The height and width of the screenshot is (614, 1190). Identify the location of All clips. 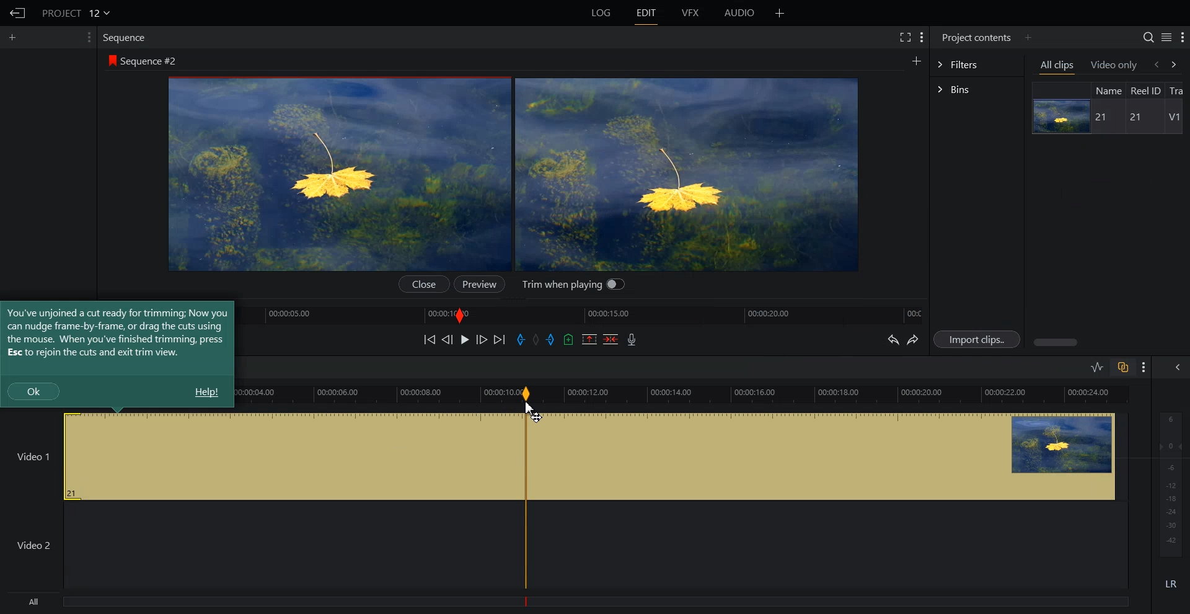
(1058, 66).